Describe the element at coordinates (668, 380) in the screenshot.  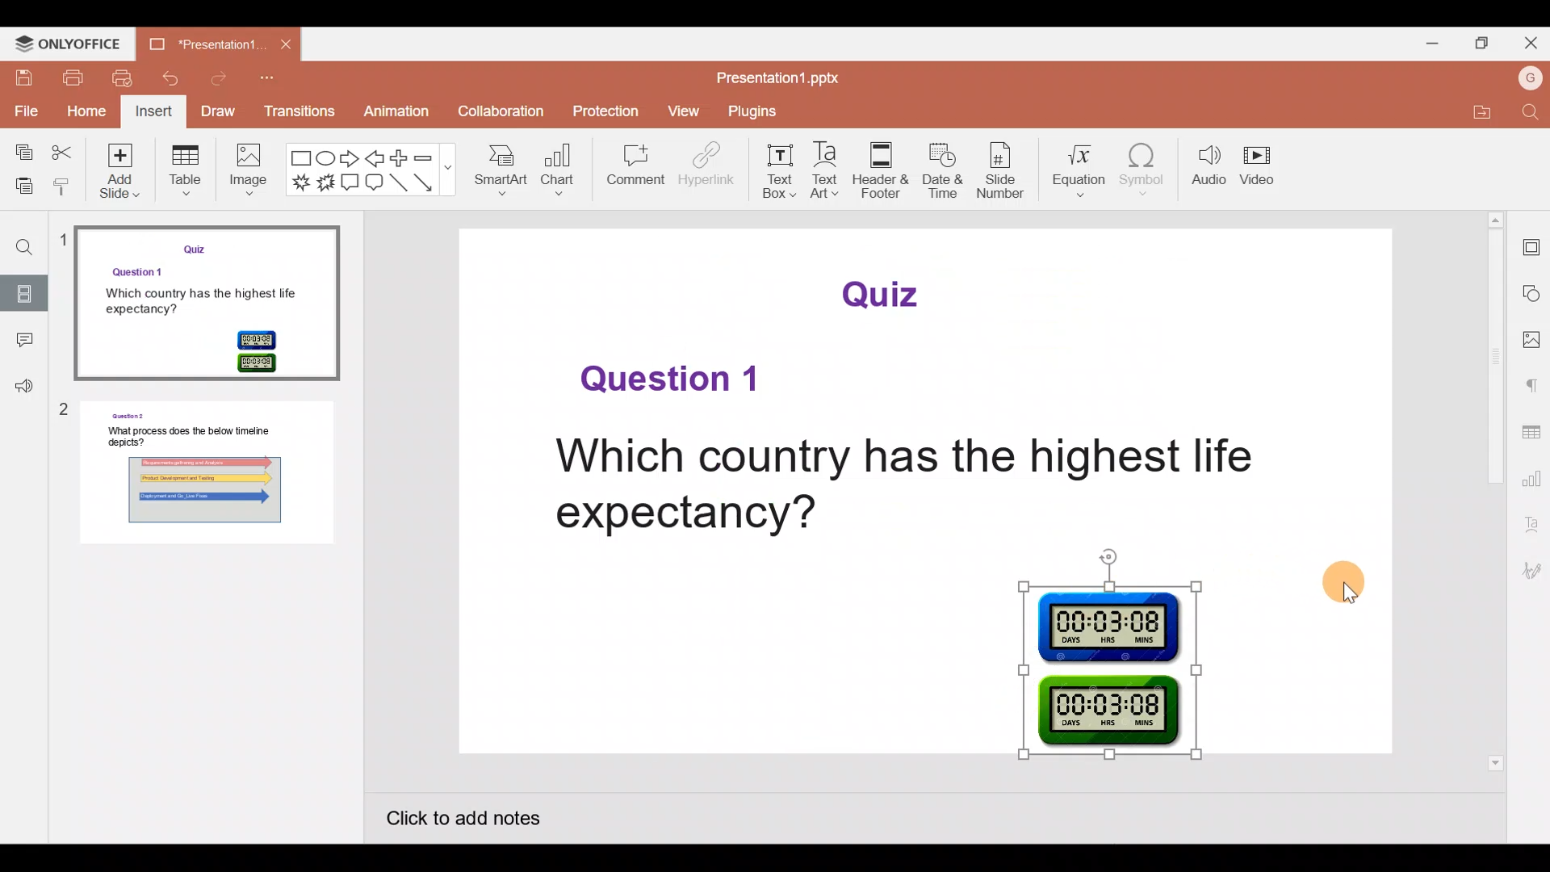
I see `Question 1` at that location.